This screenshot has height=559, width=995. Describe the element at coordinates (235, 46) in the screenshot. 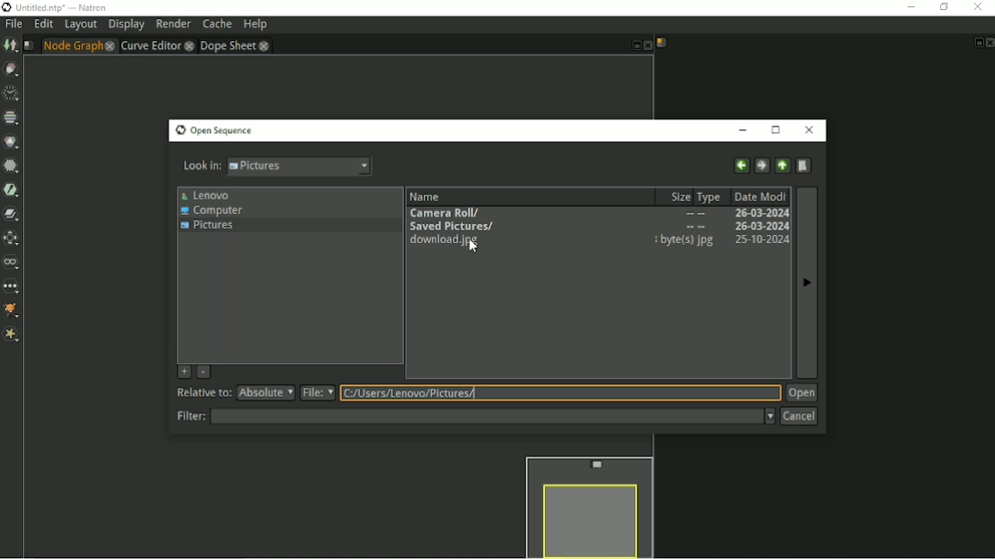

I see `Dope sheet` at that location.